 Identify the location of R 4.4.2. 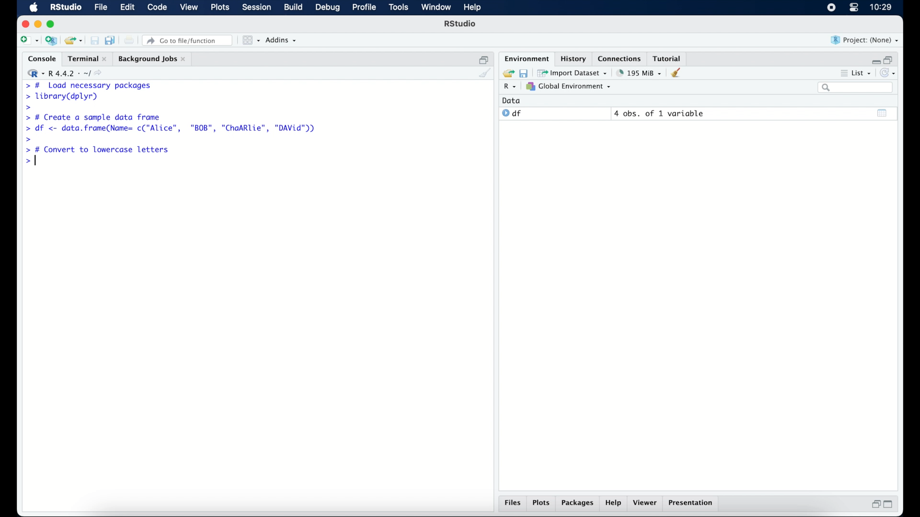
(67, 74).